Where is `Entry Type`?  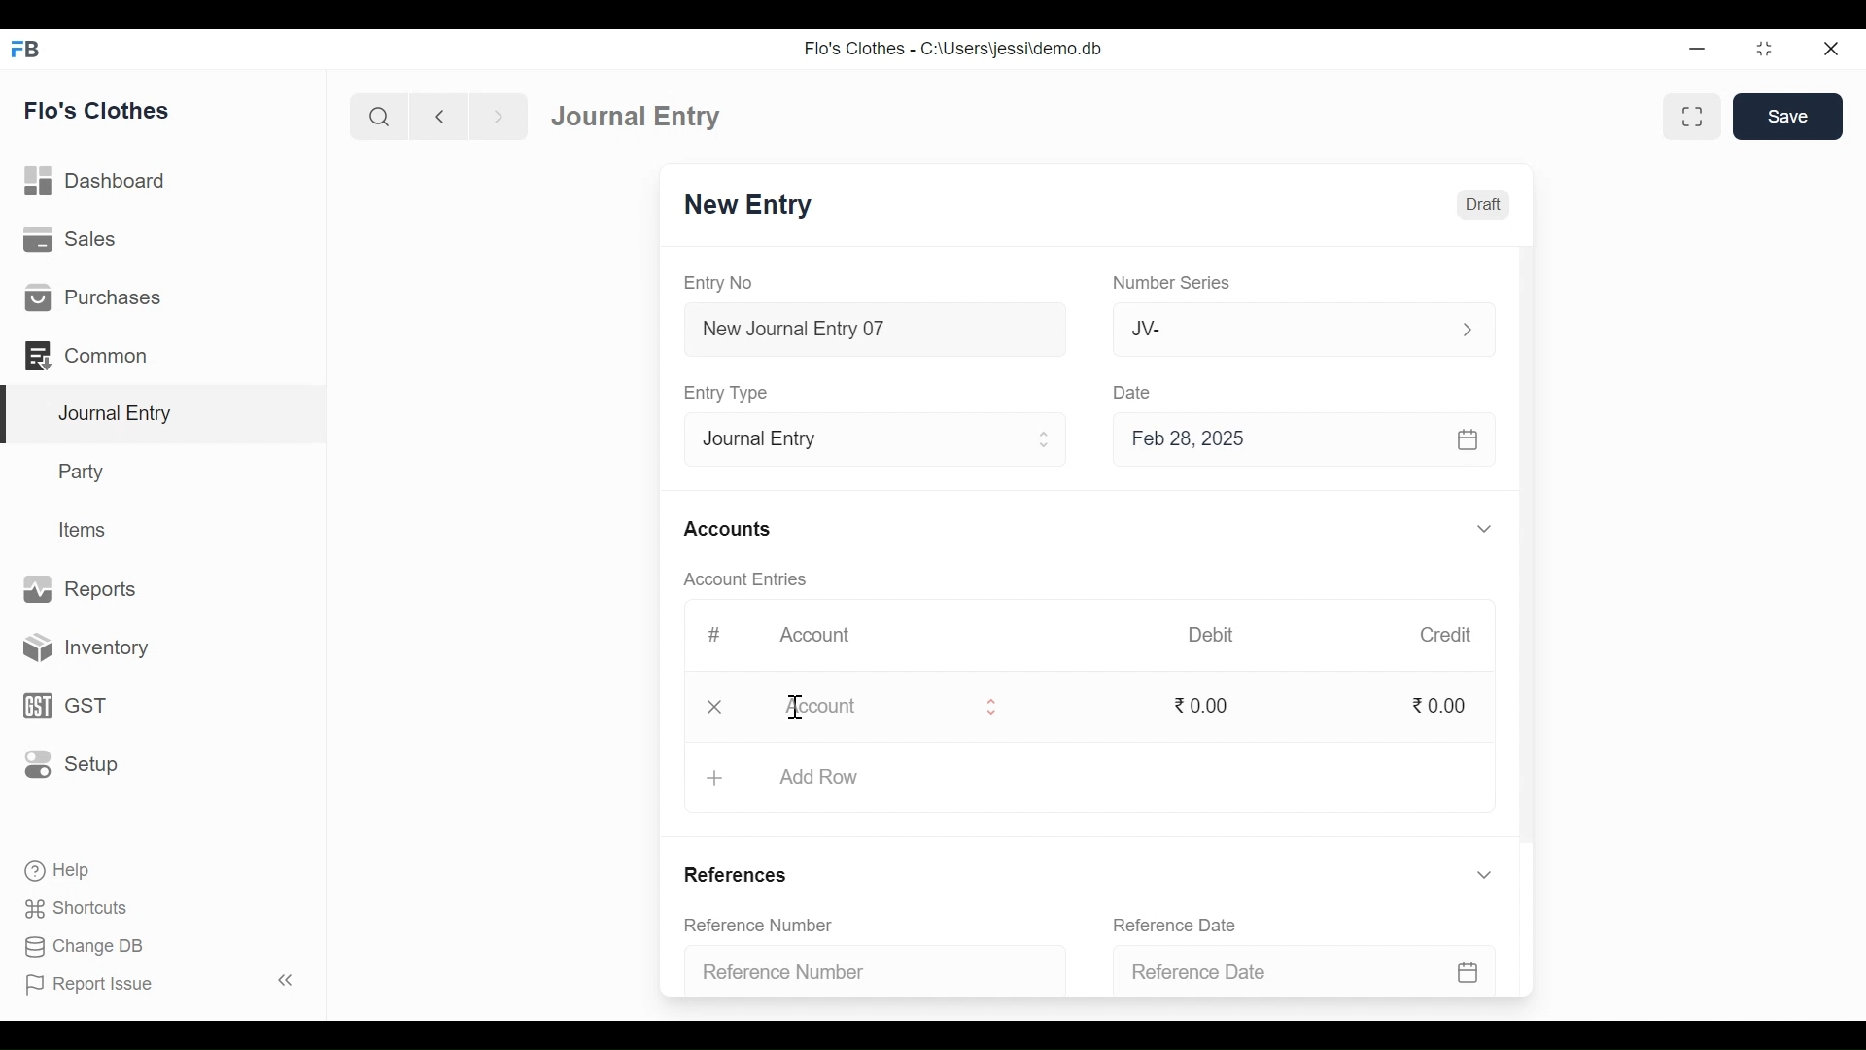 Entry Type is located at coordinates (731, 393).